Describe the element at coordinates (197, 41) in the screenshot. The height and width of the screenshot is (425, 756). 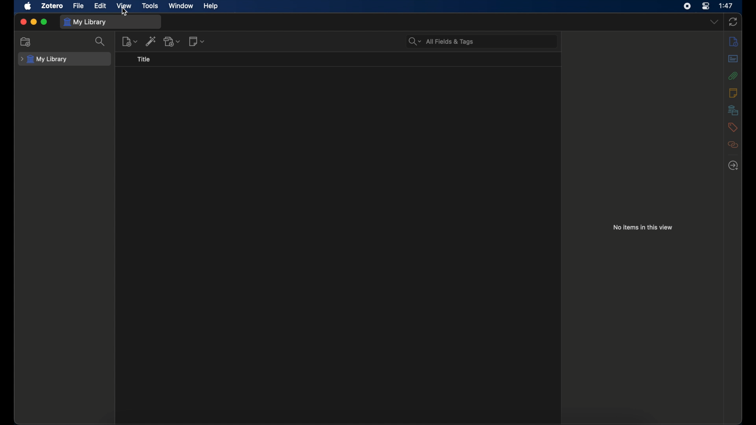
I see `new notes` at that location.